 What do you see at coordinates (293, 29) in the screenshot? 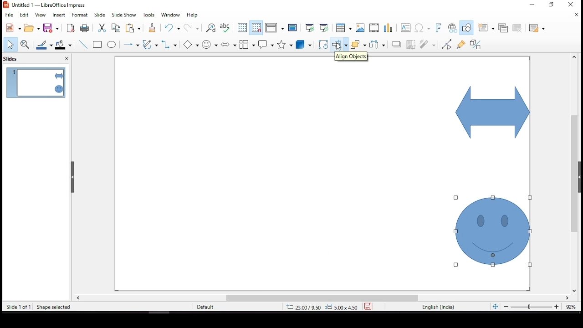
I see `master slide` at bounding box center [293, 29].